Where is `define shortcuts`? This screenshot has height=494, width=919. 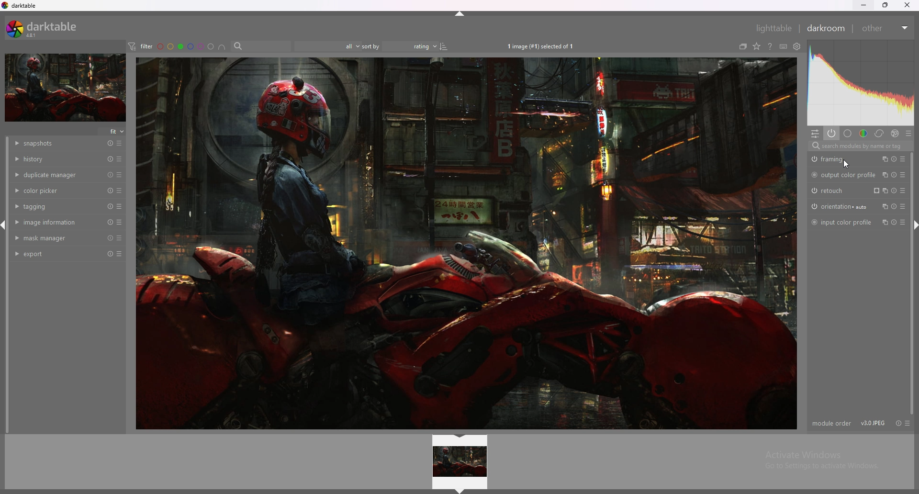 define shortcuts is located at coordinates (783, 46).